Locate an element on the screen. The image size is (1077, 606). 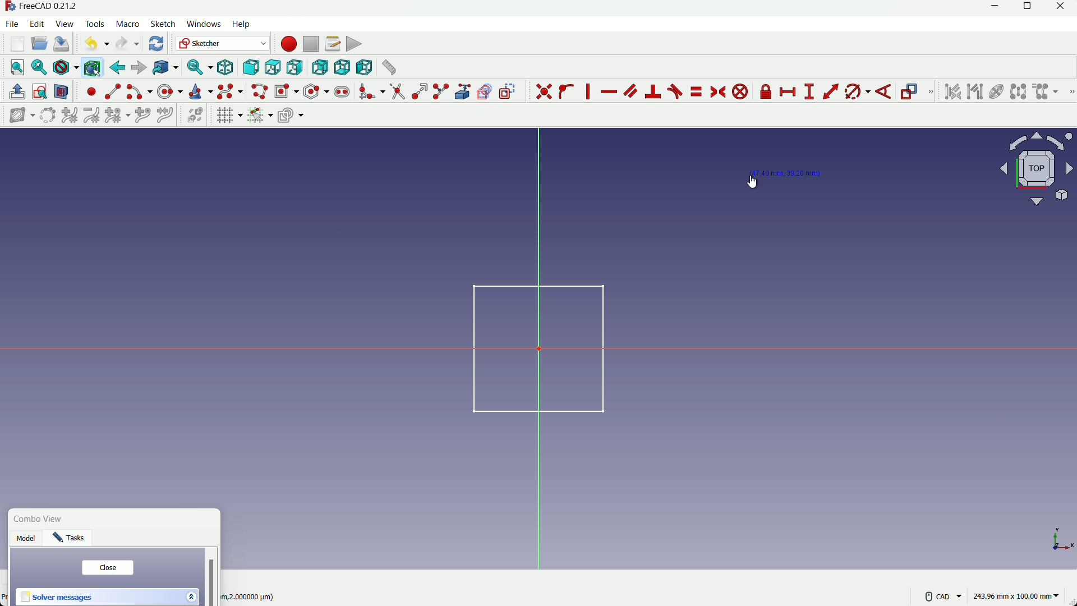
view section is located at coordinates (62, 93).